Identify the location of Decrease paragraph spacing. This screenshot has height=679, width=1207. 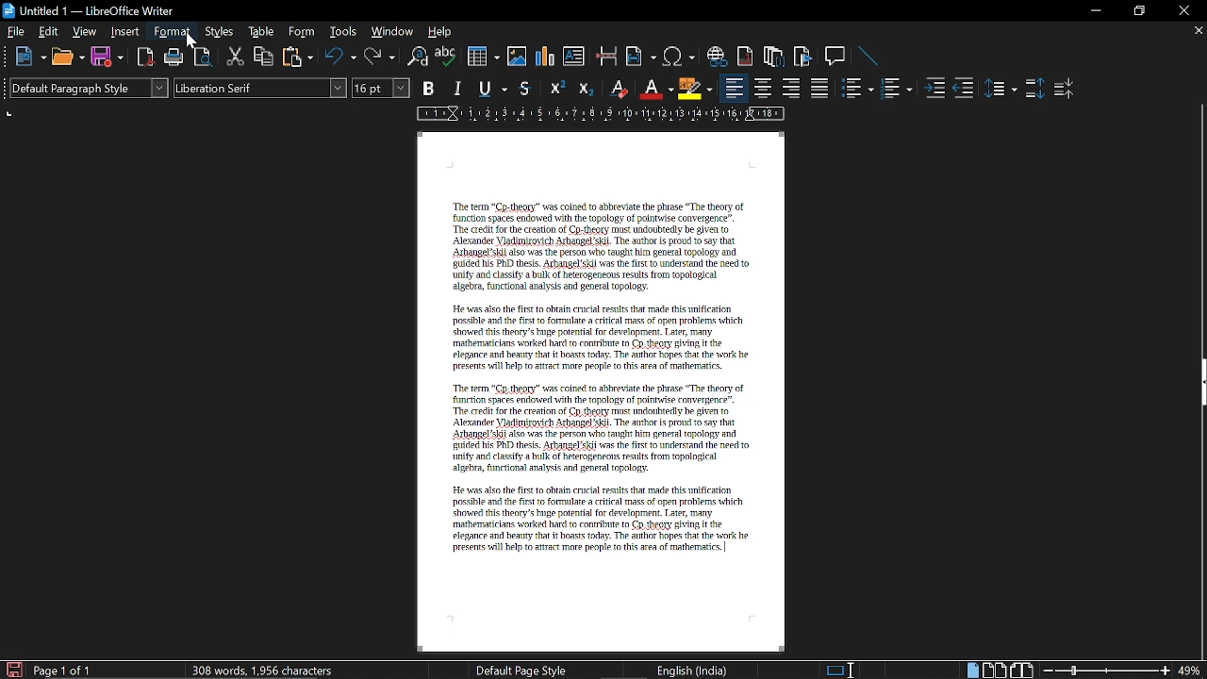
(1064, 88).